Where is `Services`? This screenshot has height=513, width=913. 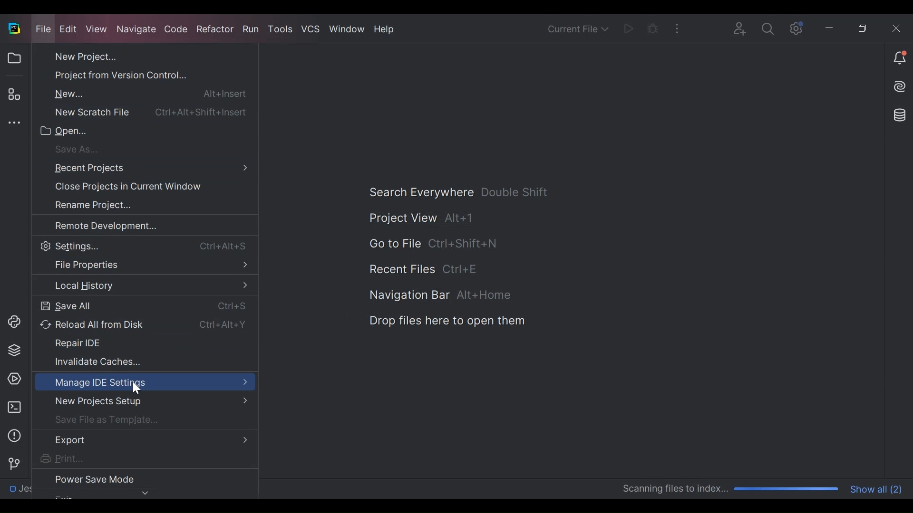 Services is located at coordinates (11, 379).